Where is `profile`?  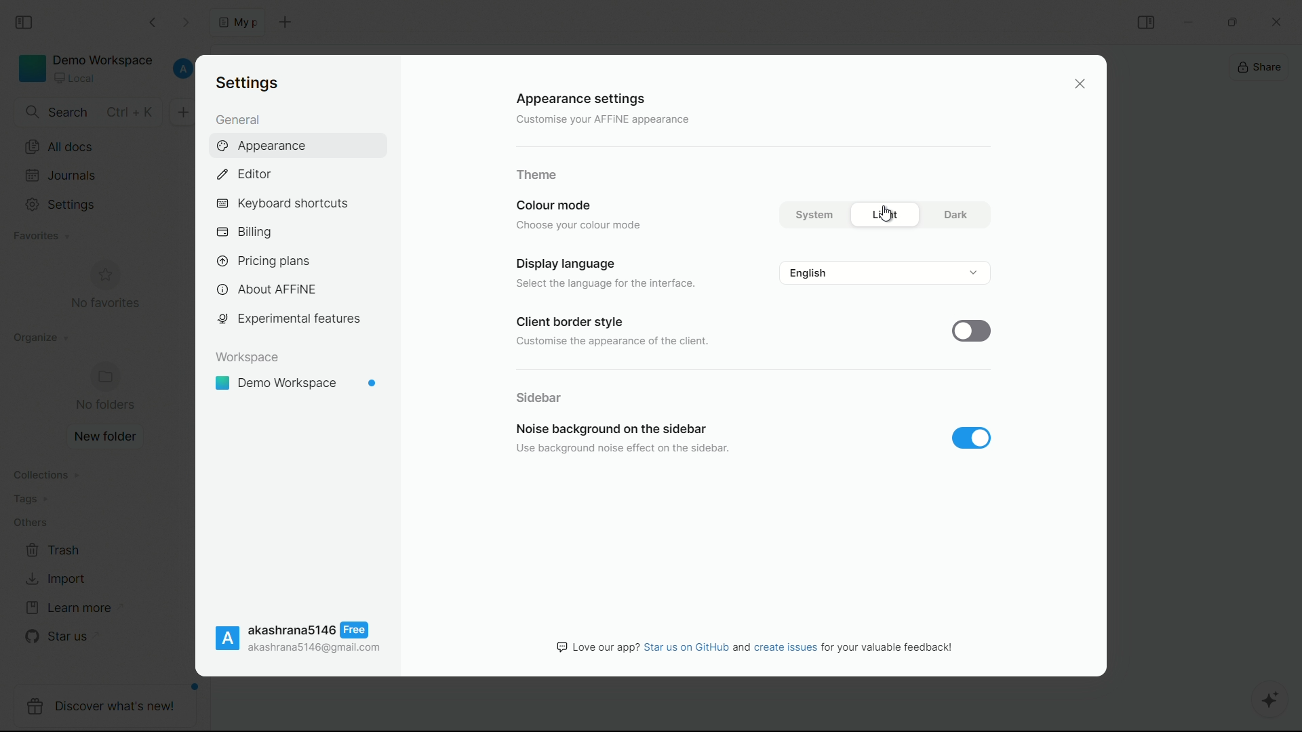
profile is located at coordinates (180, 69).